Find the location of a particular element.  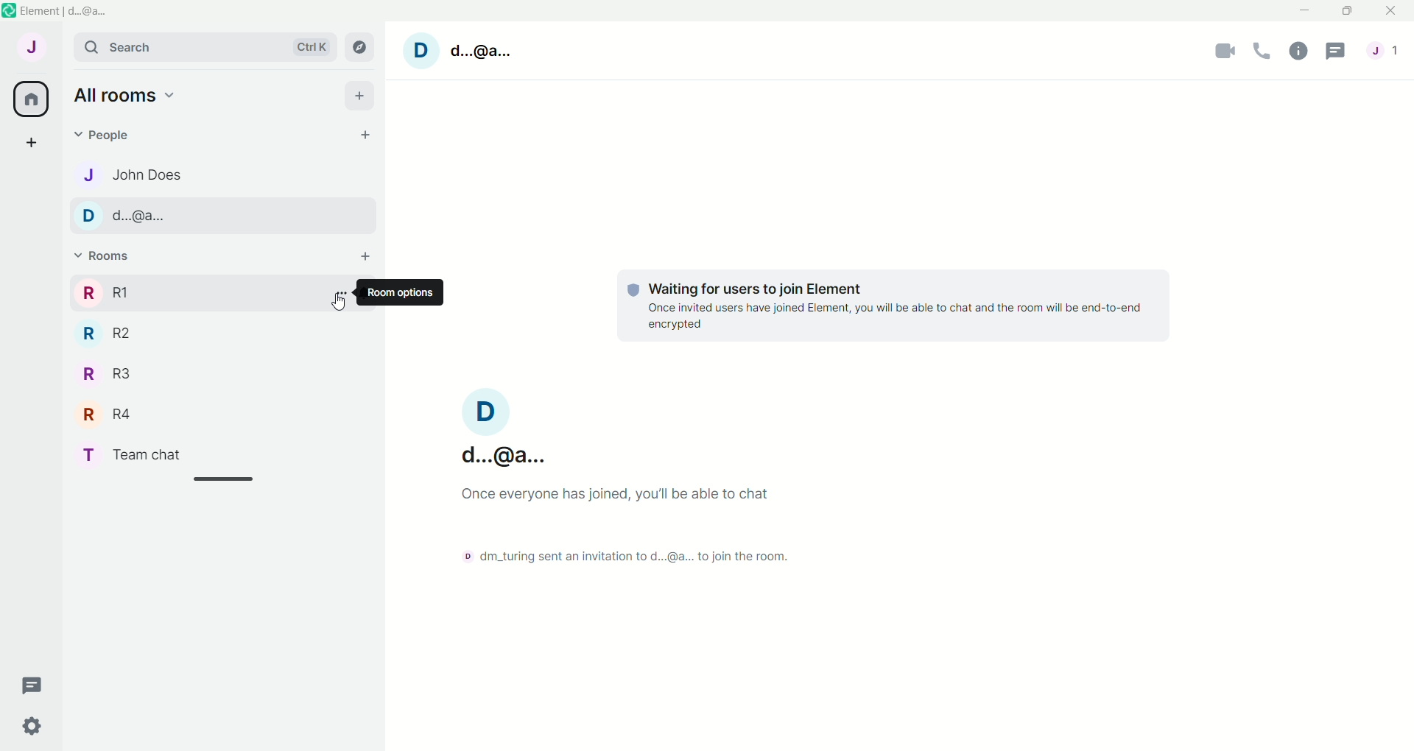

people is located at coordinates (104, 133).